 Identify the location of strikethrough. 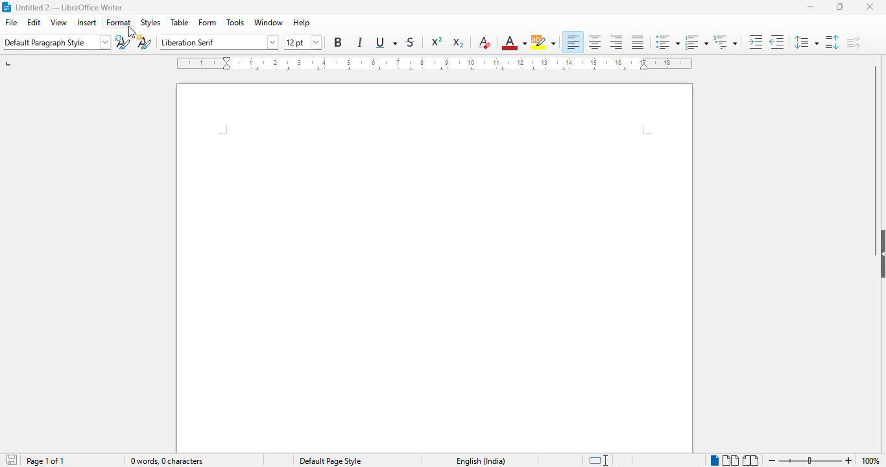
(410, 43).